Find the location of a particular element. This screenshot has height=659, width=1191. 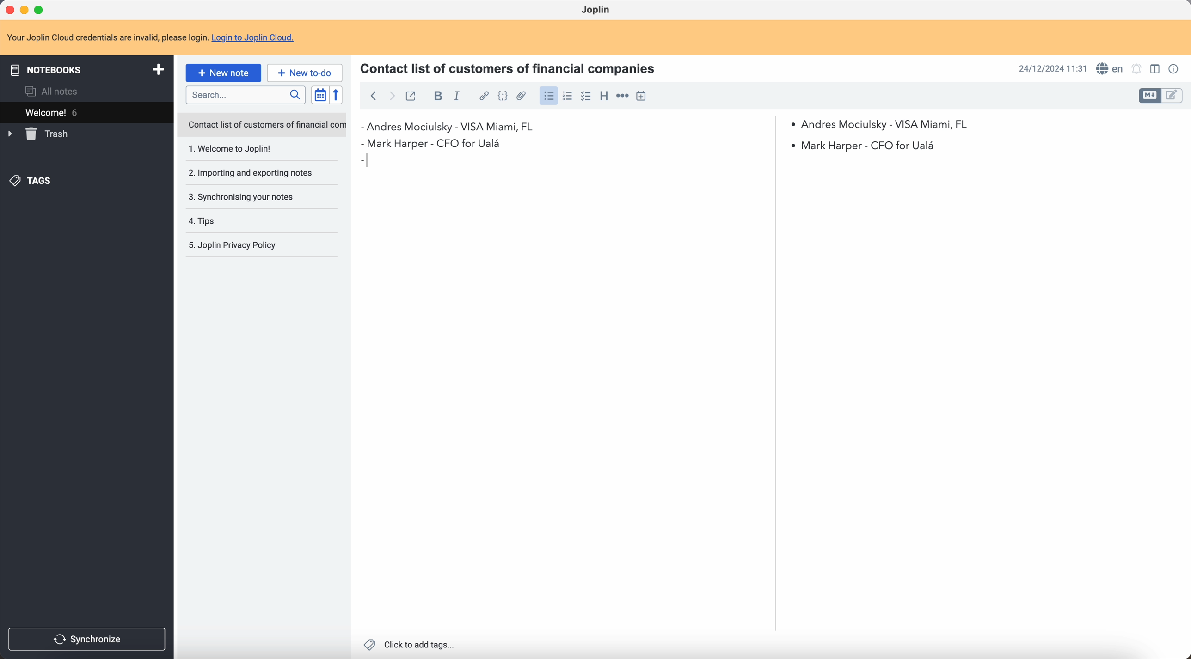

horizontal rule is located at coordinates (622, 96).